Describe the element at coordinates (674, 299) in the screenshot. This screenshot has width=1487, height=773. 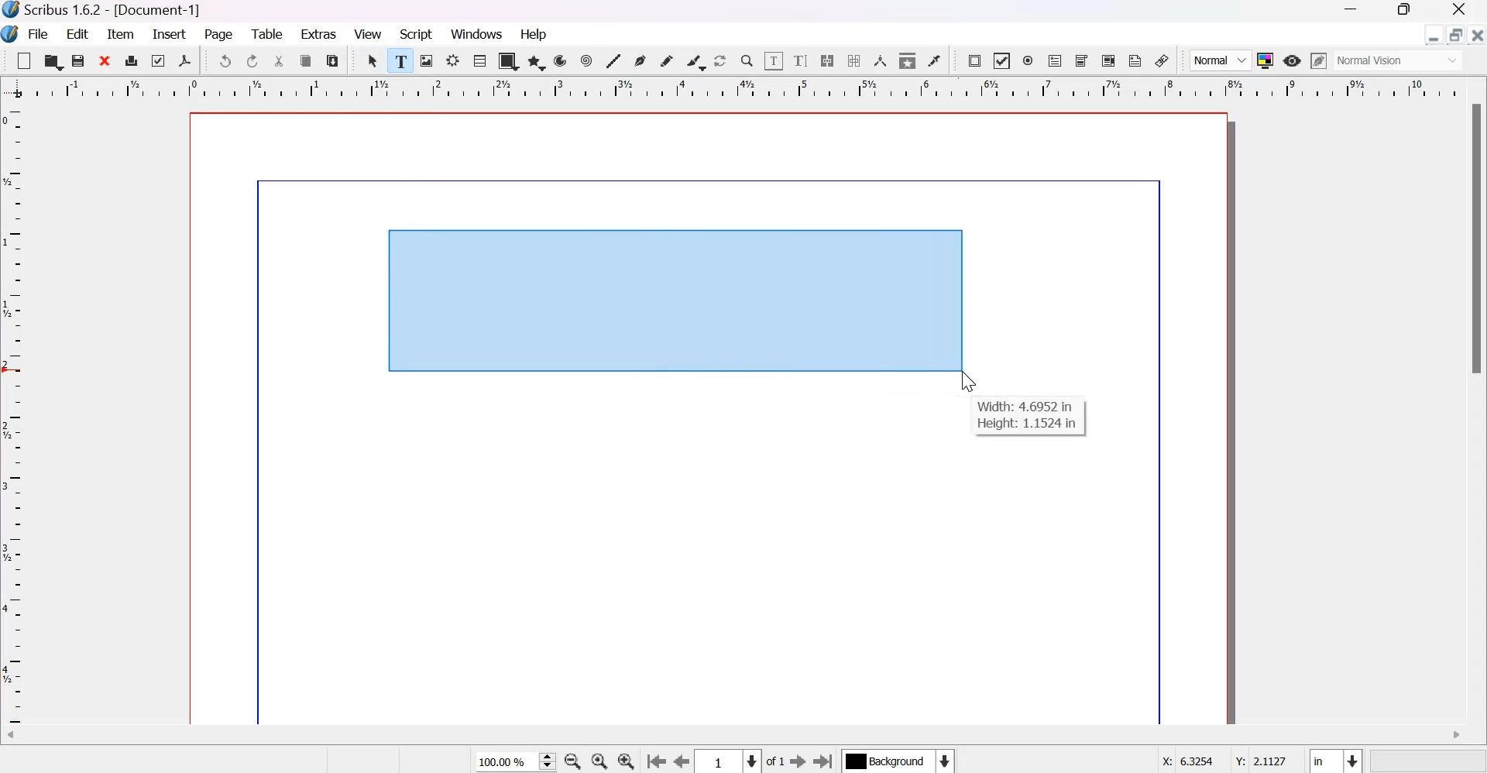
I see `Text frame` at that location.